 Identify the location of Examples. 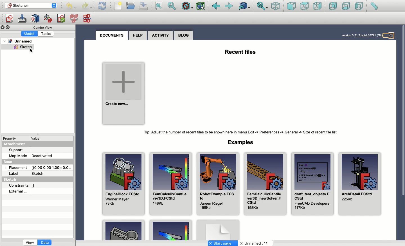
(242, 142).